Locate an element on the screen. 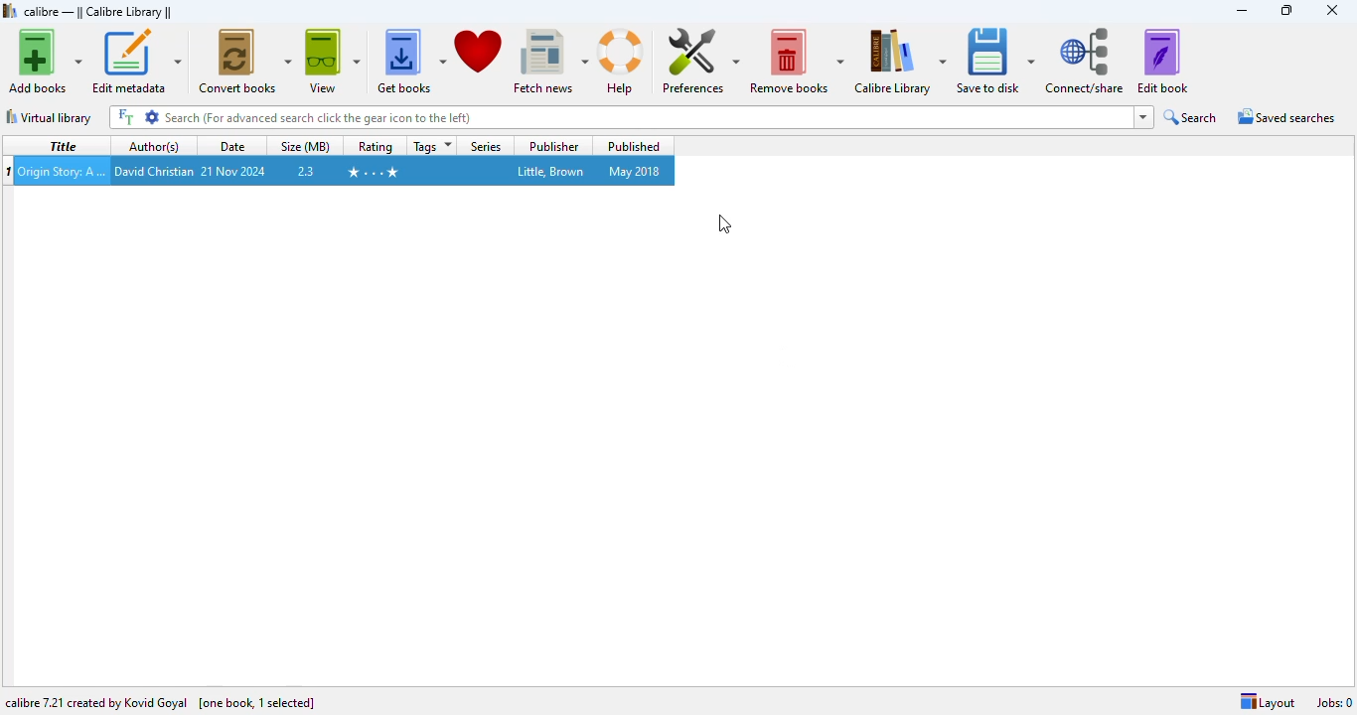  jobs: 0 is located at coordinates (1336, 703).